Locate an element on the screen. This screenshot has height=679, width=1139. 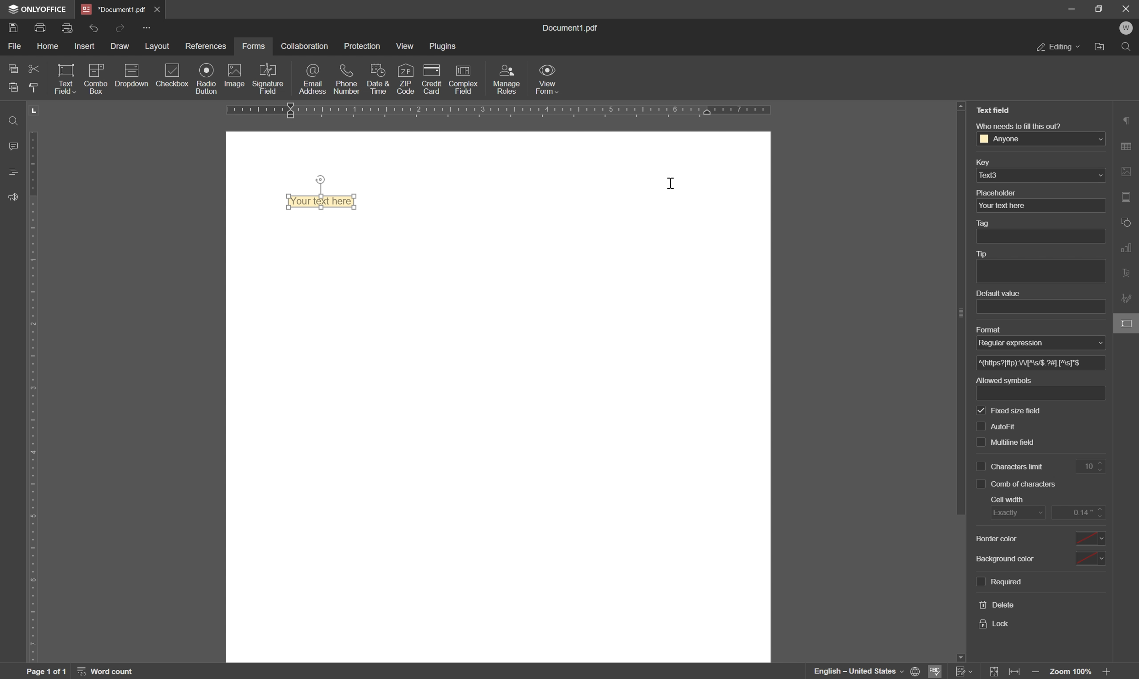
required is located at coordinates (1007, 582).